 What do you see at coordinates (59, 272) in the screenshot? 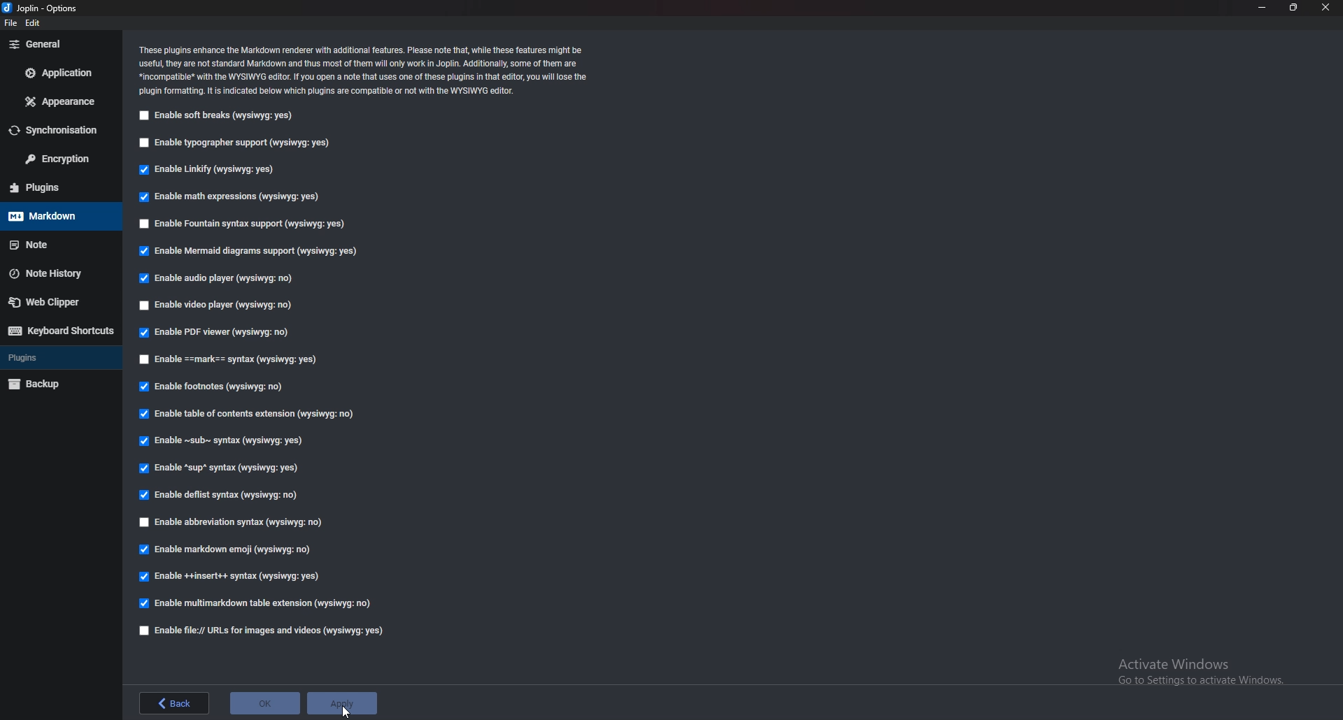
I see `note history` at bounding box center [59, 272].